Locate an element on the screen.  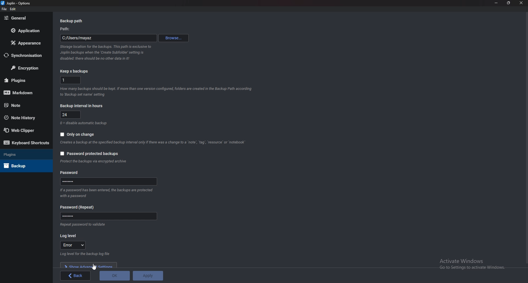
Back up is located at coordinates (24, 165).